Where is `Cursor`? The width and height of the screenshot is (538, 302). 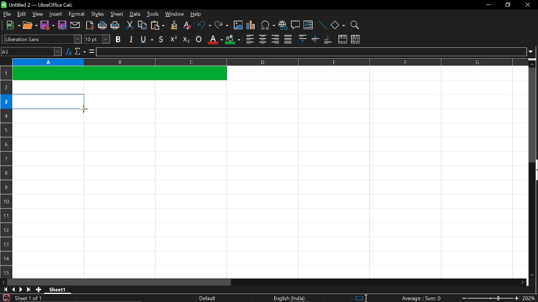
Cursor is located at coordinates (87, 111).